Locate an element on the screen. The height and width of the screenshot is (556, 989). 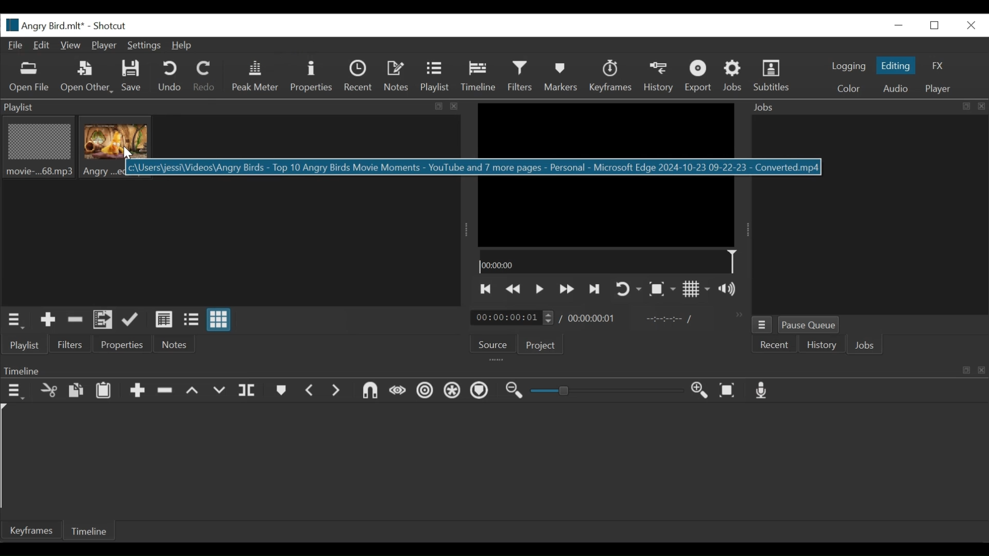
Ripple all tracks is located at coordinates (452, 391).